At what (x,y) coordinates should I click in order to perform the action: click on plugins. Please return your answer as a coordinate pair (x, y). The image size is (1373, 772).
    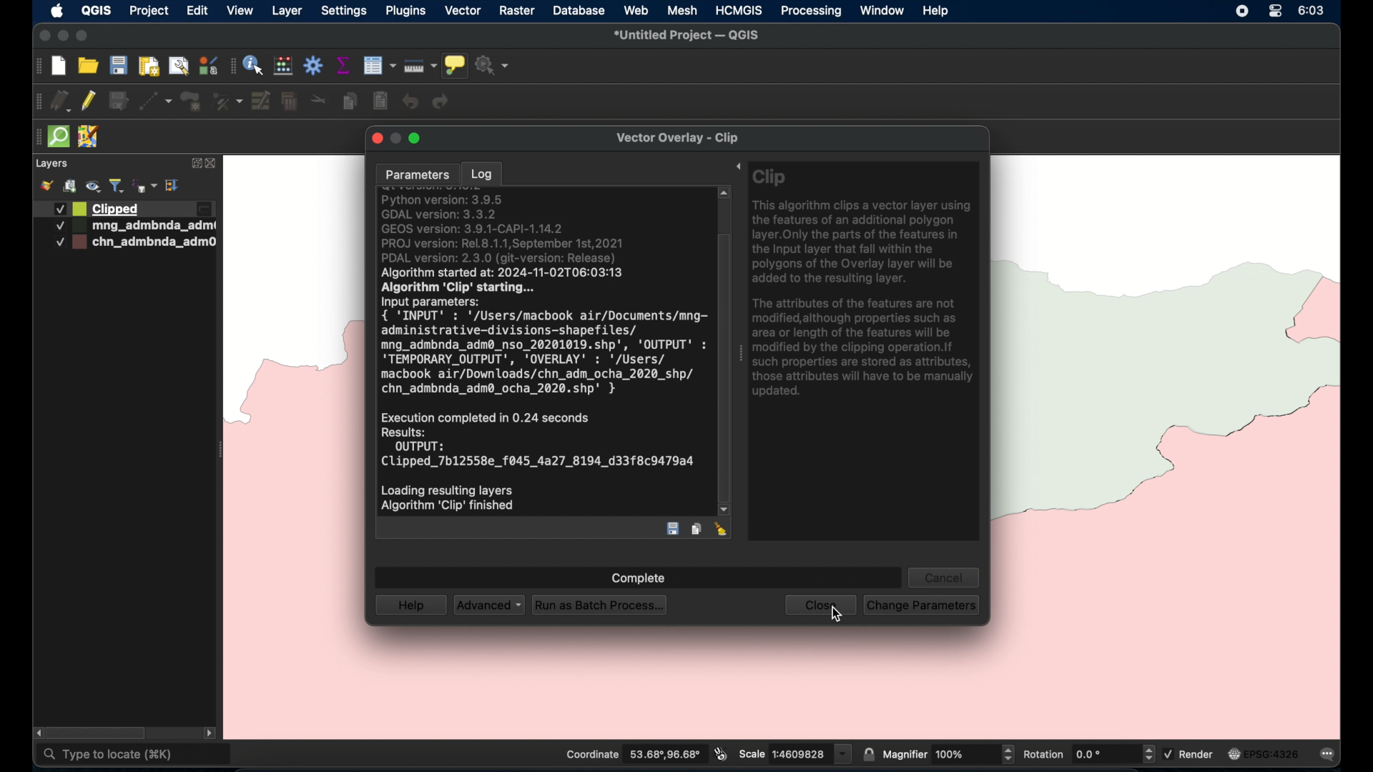
    Looking at the image, I should click on (405, 10).